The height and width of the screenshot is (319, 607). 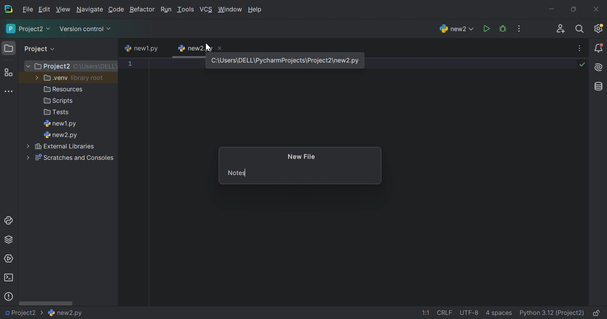 What do you see at coordinates (8, 91) in the screenshot?
I see `More tool windows` at bounding box center [8, 91].